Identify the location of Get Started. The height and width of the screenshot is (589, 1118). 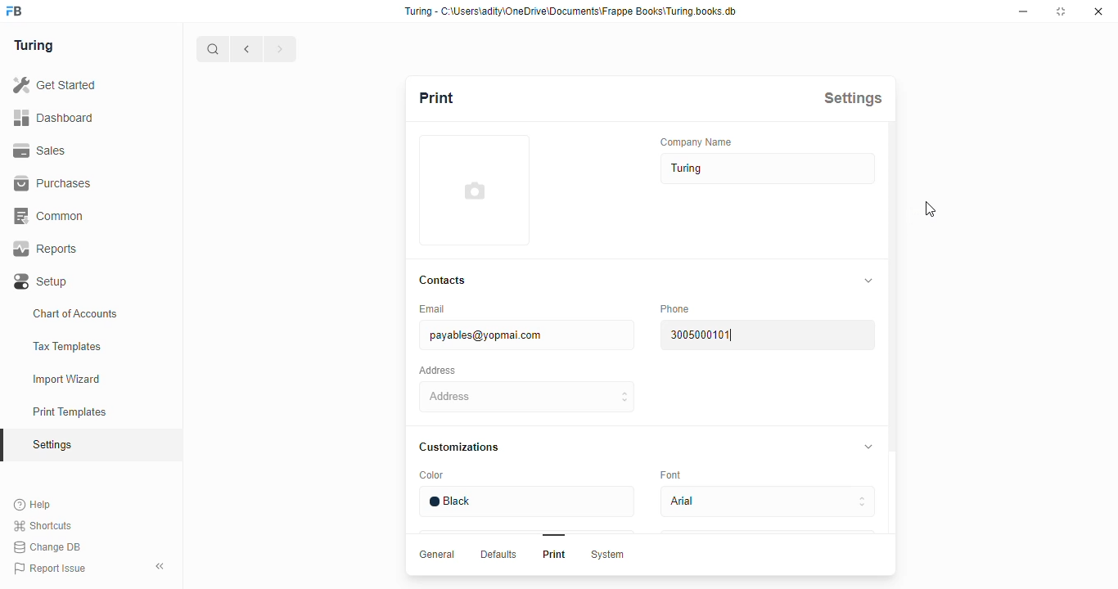
(74, 83).